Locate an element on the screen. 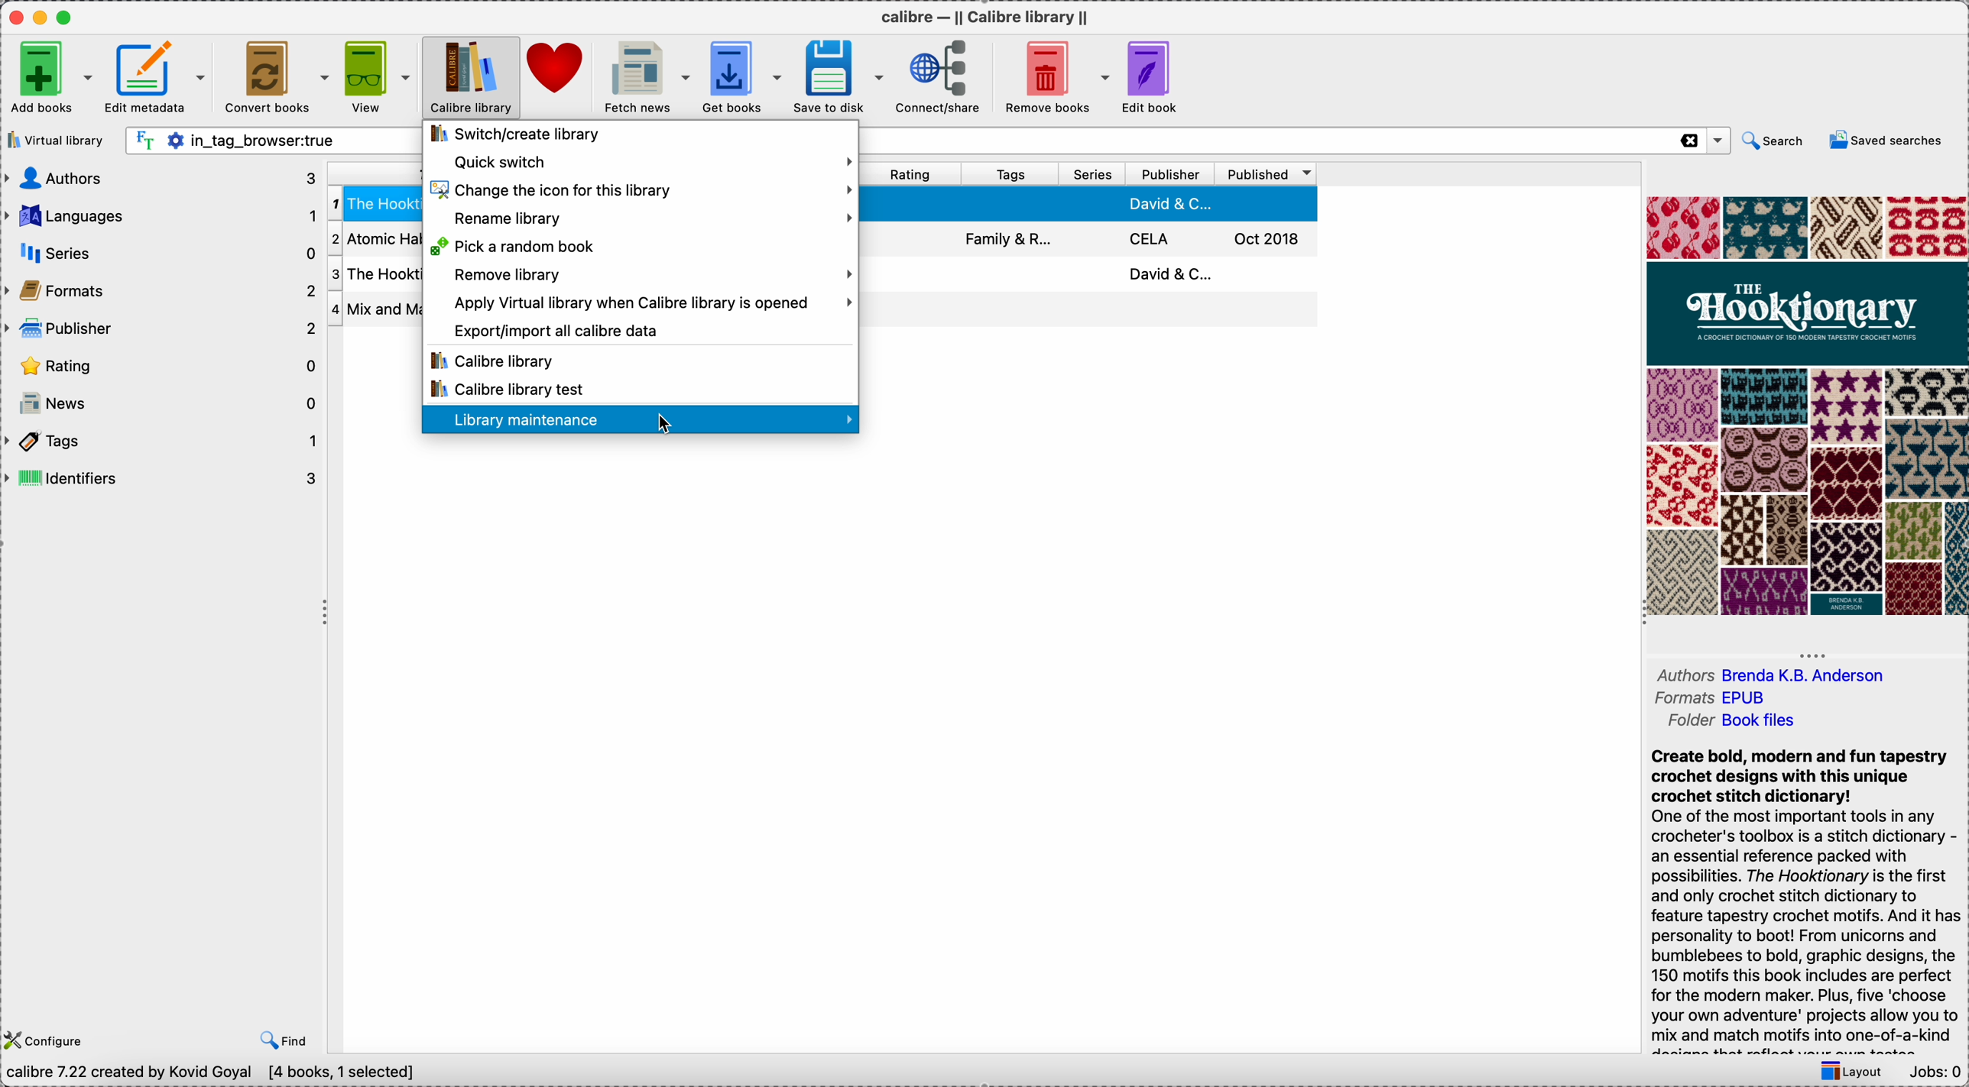 The height and width of the screenshot is (1087, 1969). tags is located at coordinates (163, 441).